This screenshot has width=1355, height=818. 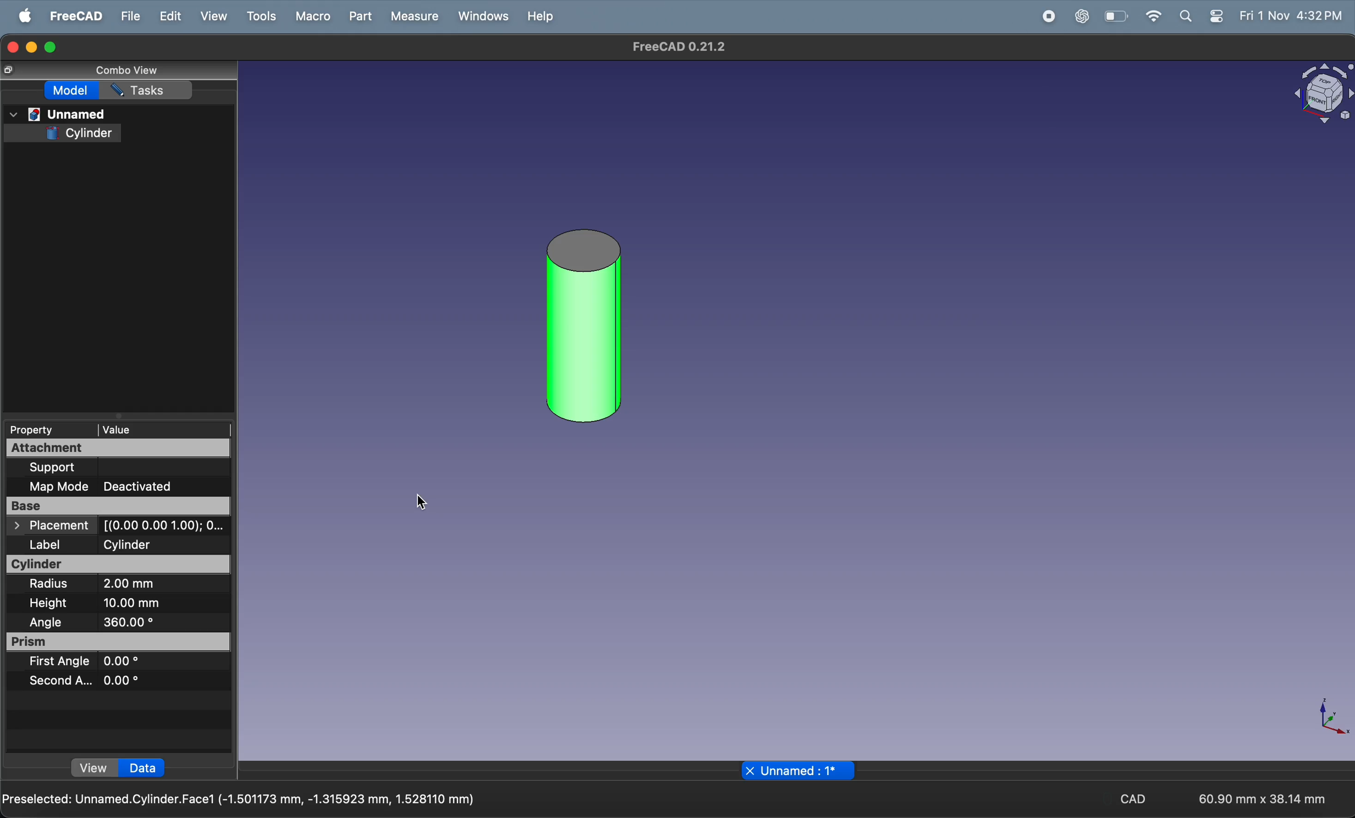 What do you see at coordinates (414, 16) in the screenshot?
I see `measure` at bounding box center [414, 16].